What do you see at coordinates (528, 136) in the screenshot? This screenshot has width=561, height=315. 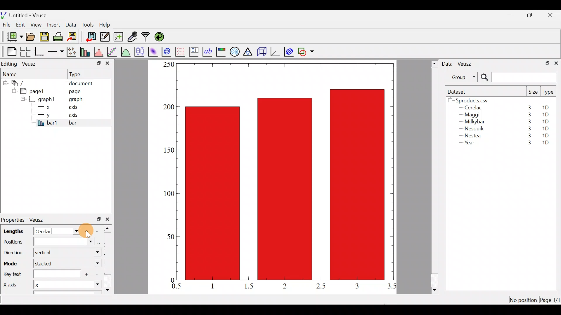 I see `3` at bounding box center [528, 136].